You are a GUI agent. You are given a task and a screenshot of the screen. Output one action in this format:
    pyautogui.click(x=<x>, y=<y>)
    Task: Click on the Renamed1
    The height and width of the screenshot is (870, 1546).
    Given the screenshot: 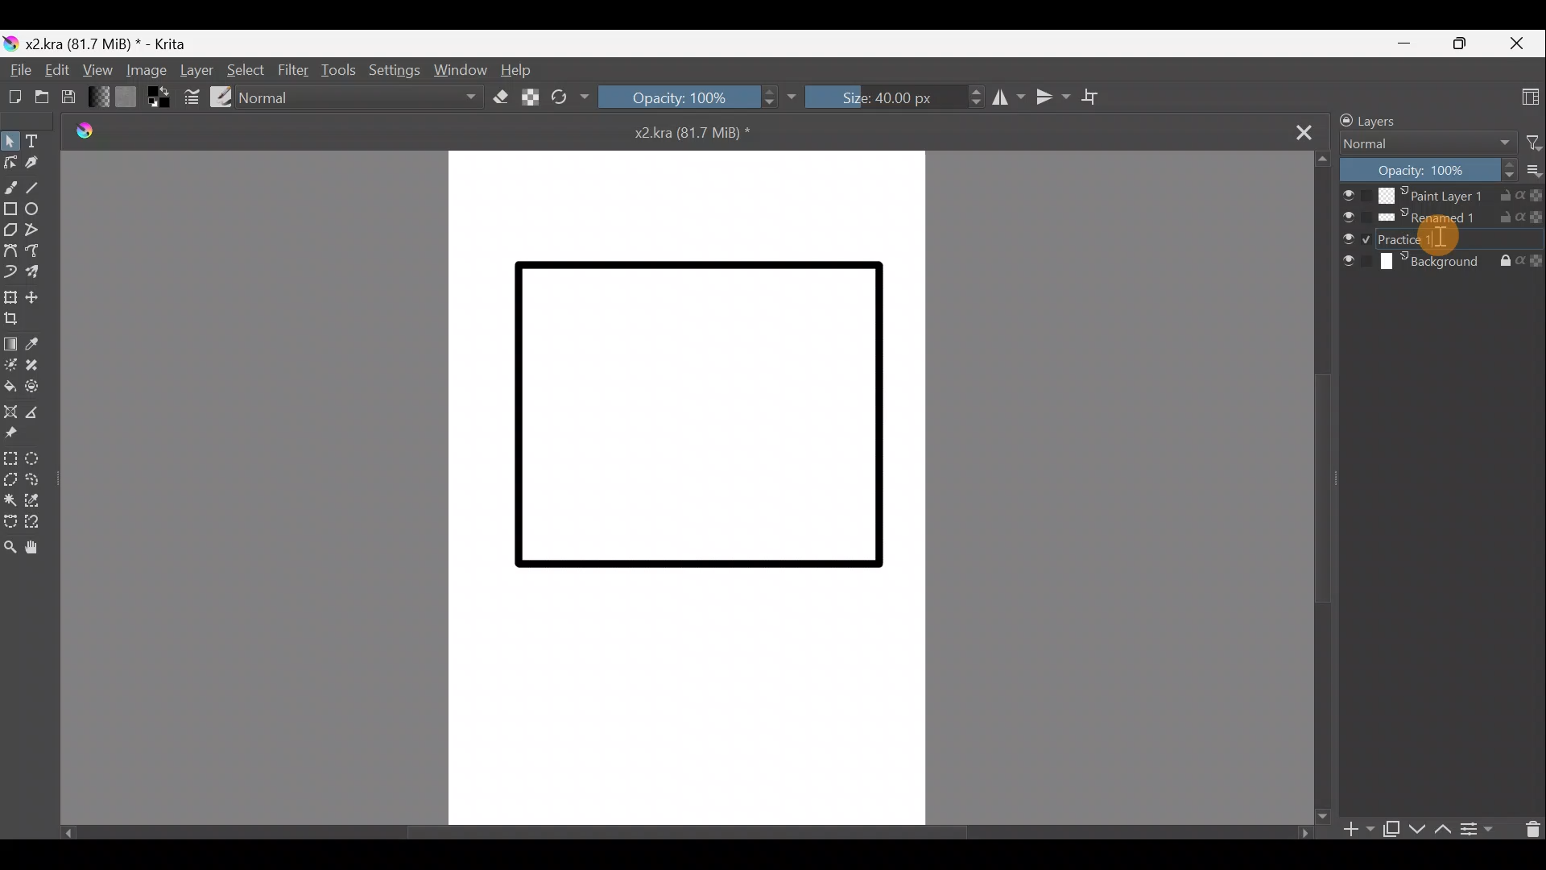 What is the action you would take?
    pyautogui.click(x=1442, y=219)
    